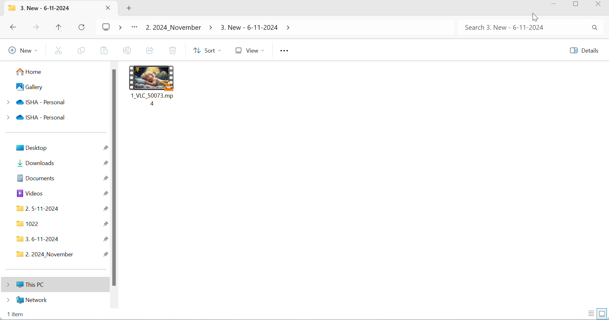  I want to click on Displays information about each item in the window, so click(591, 314).